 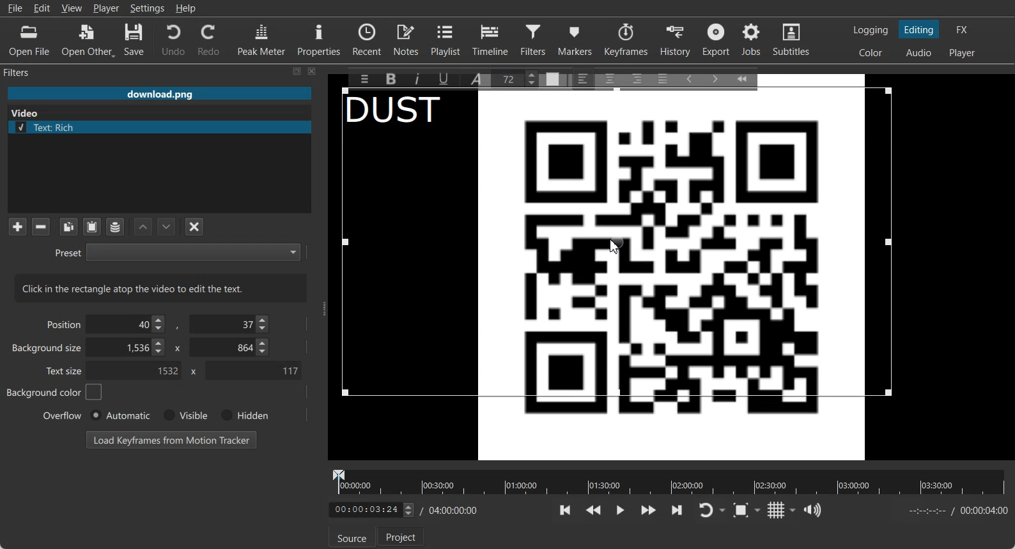 I want to click on Position, so click(x=61, y=324).